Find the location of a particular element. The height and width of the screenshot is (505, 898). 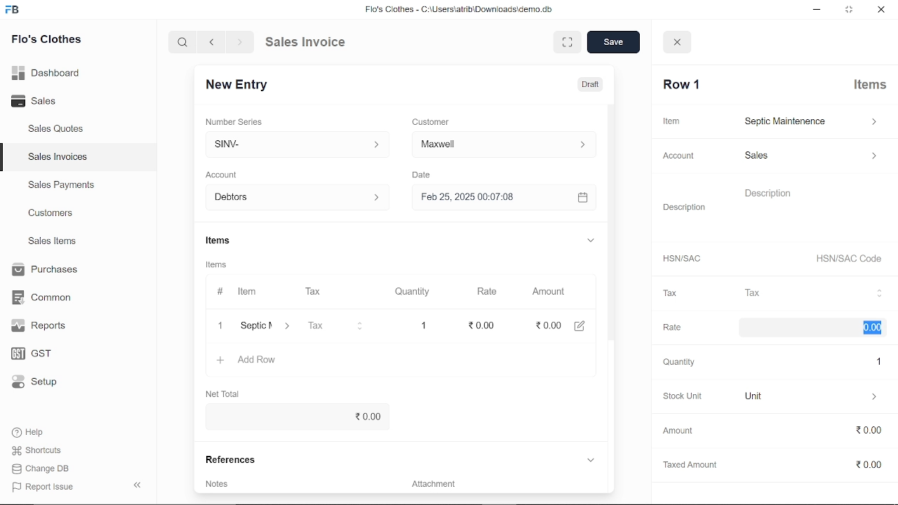

‘Account is located at coordinates (229, 173).